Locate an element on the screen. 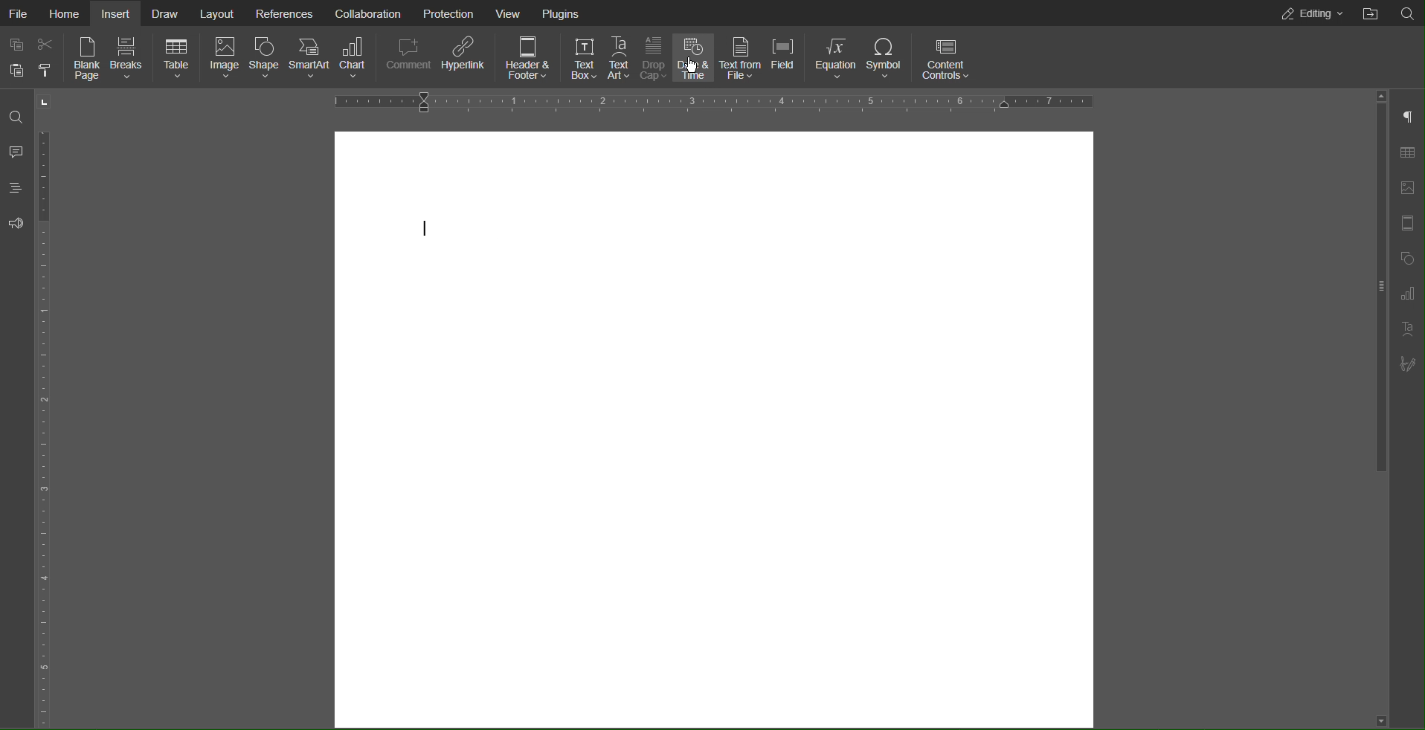 The image size is (1425, 730). Text Box is located at coordinates (582, 56).